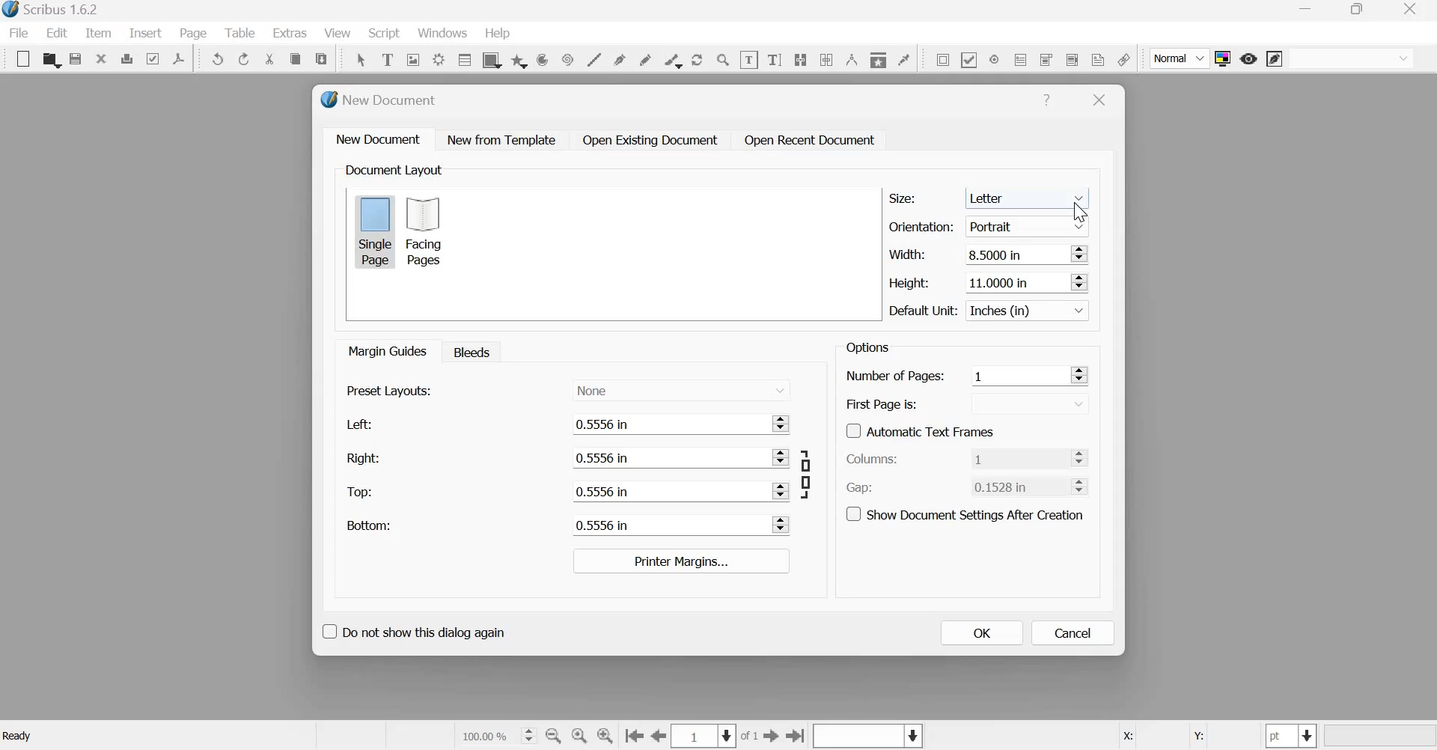  Describe the element at coordinates (1223, 58) in the screenshot. I see `Toggle color management system` at that location.